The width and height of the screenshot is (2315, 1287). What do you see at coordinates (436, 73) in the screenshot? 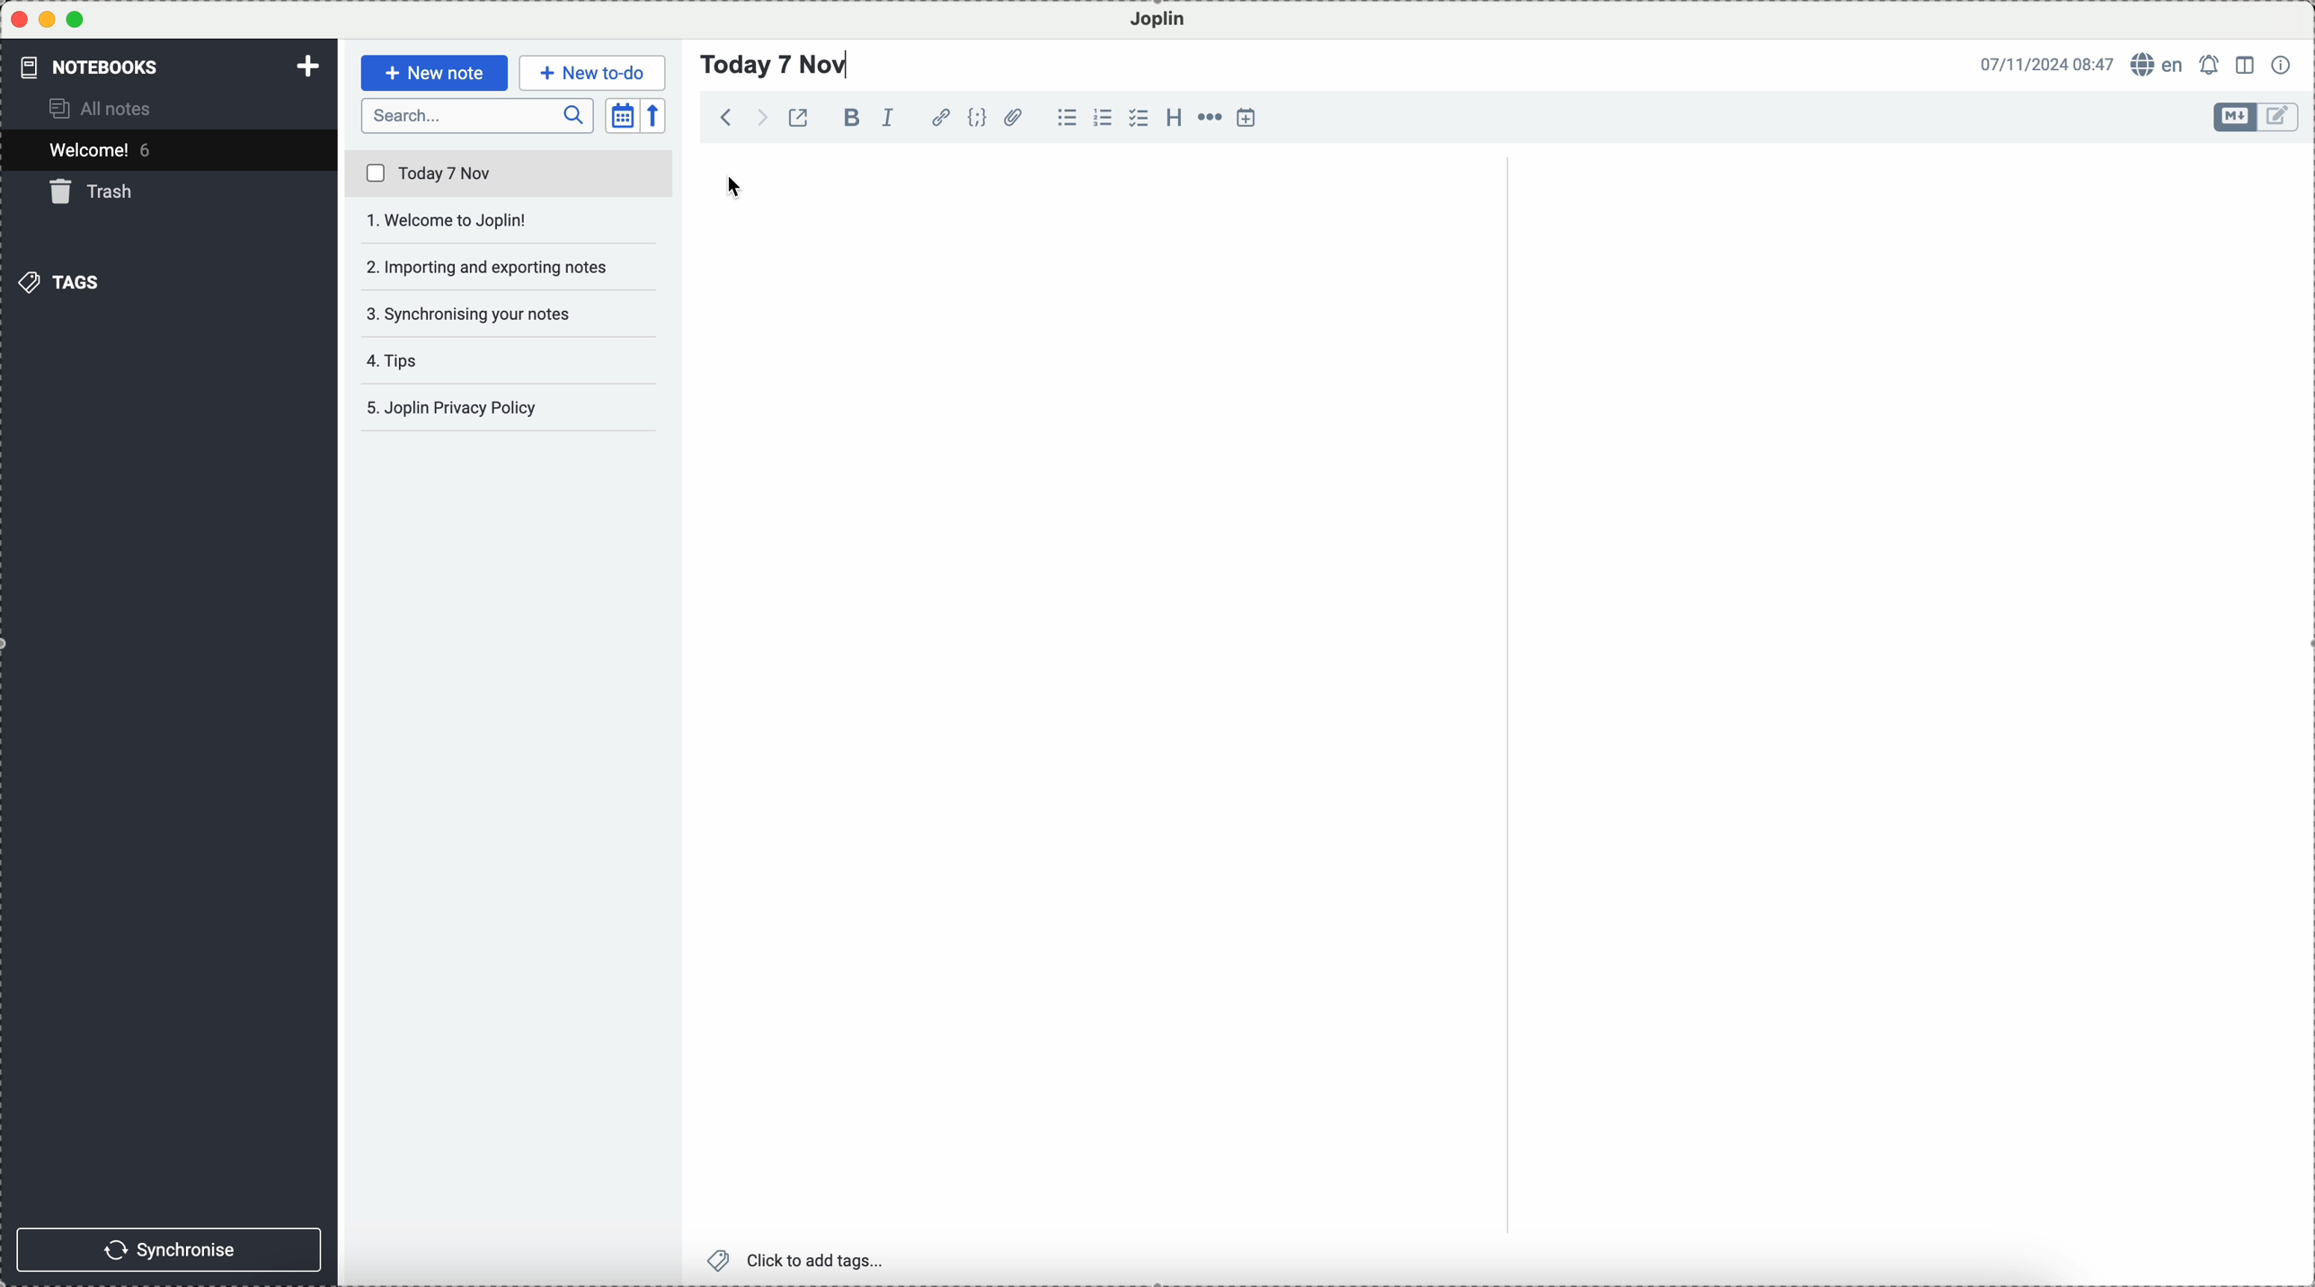
I see `new note button` at bounding box center [436, 73].